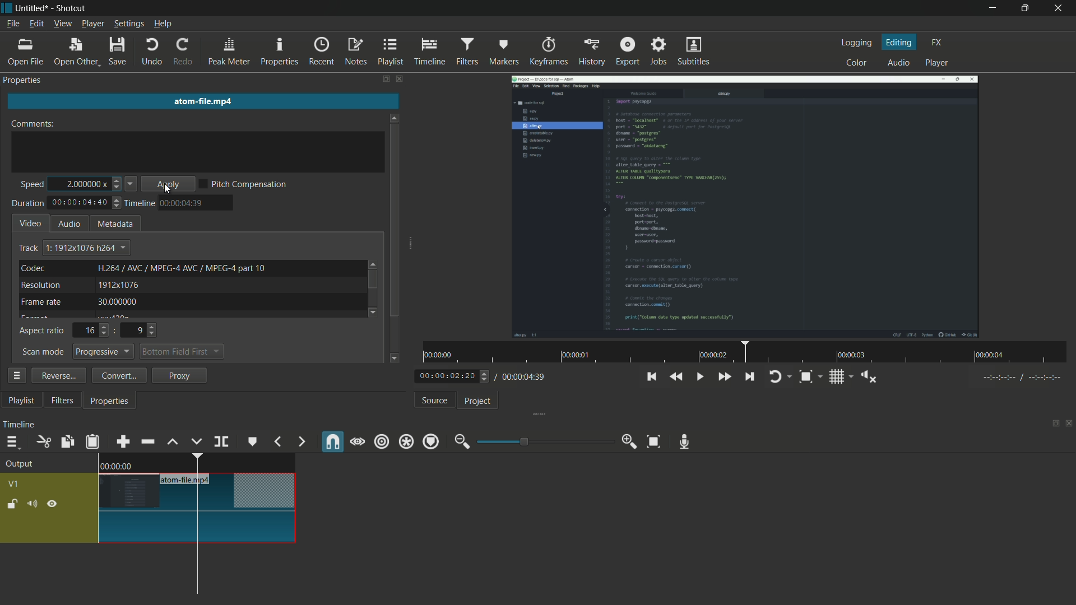  What do you see at coordinates (808, 376) in the screenshot?
I see `toggle zoom` at bounding box center [808, 376].